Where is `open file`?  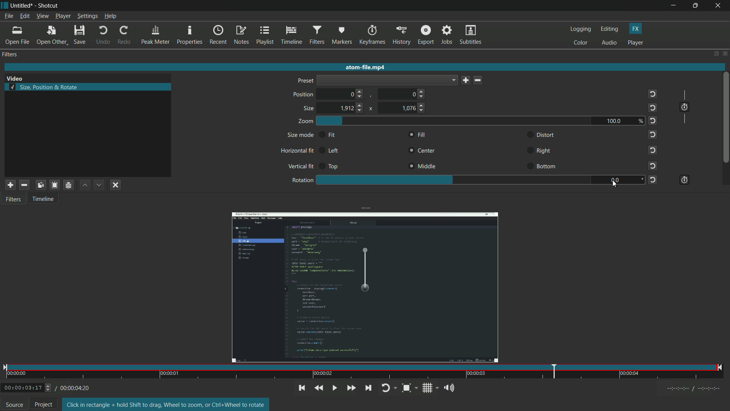
open file is located at coordinates (17, 36).